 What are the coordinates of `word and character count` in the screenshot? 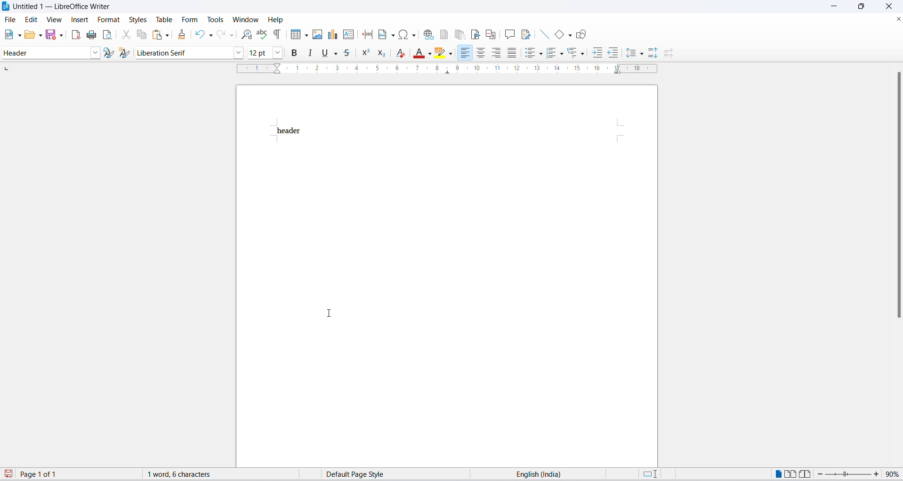 It's located at (183, 474).